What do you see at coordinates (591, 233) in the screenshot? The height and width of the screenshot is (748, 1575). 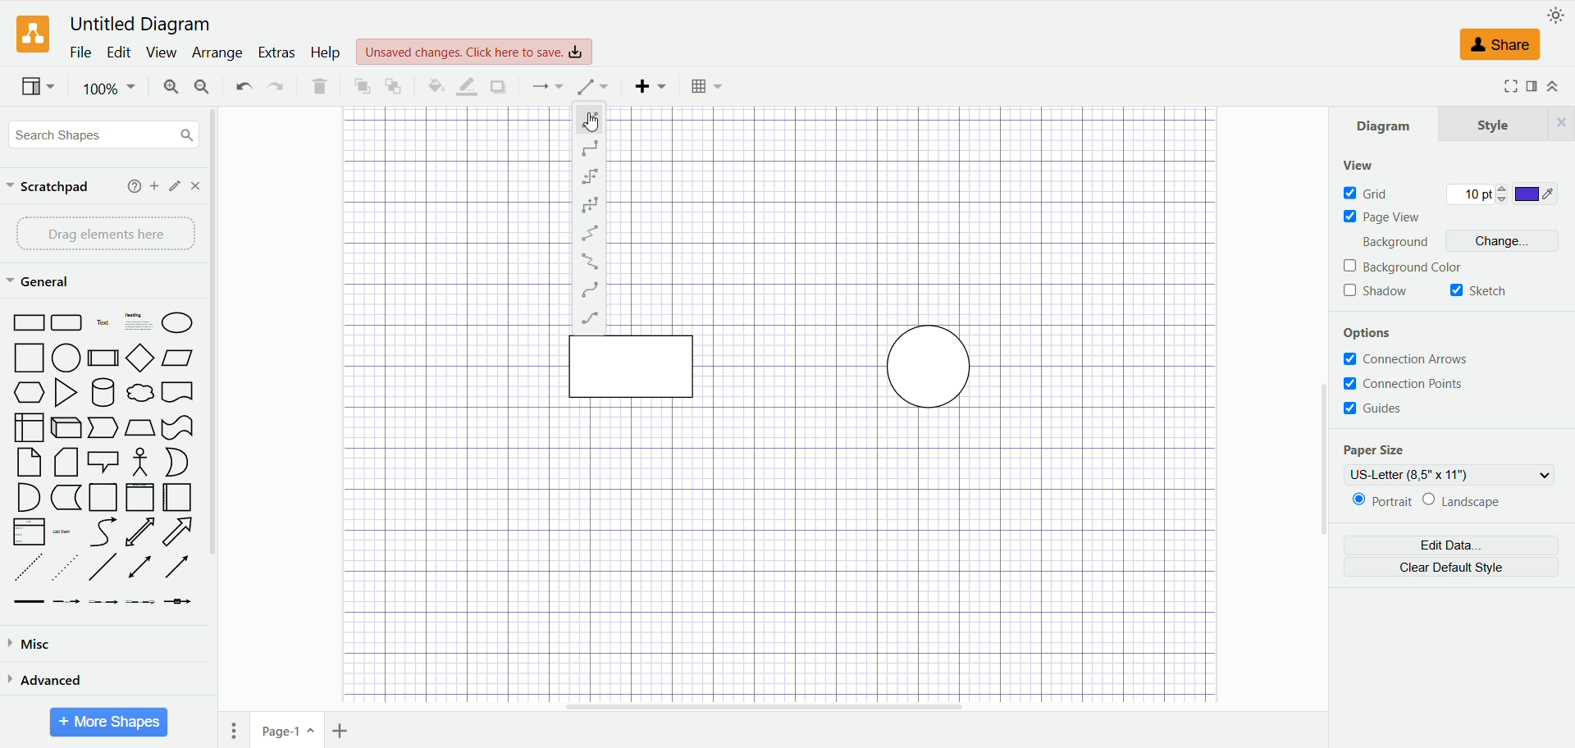 I see `Isometric Waypoint` at bounding box center [591, 233].